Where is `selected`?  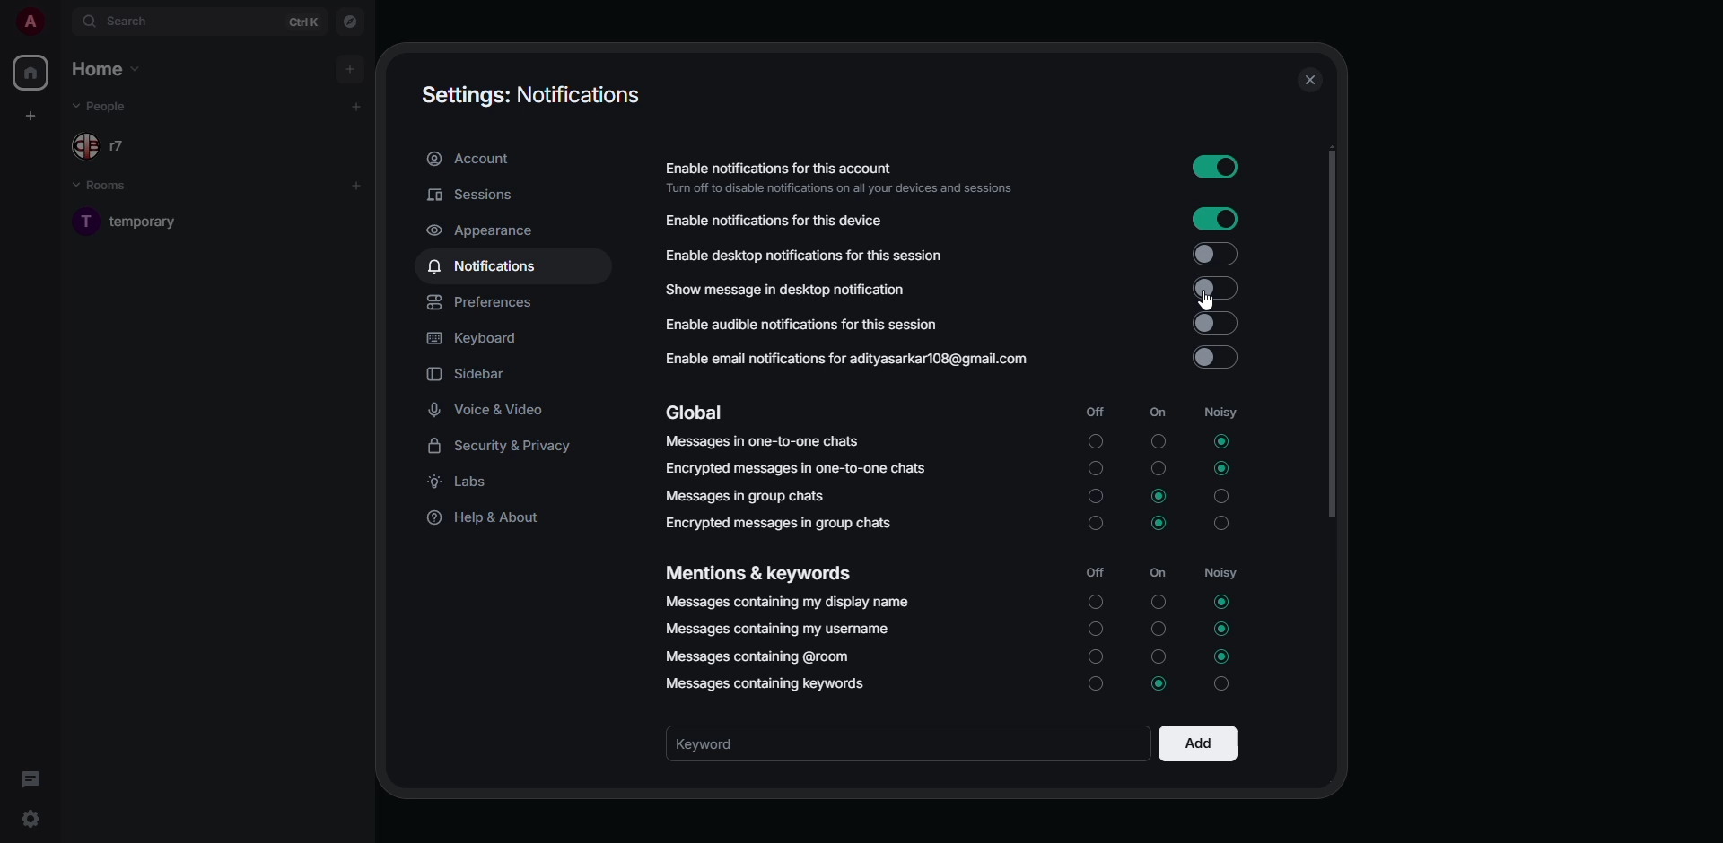
selected is located at coordinates (1222, 468).